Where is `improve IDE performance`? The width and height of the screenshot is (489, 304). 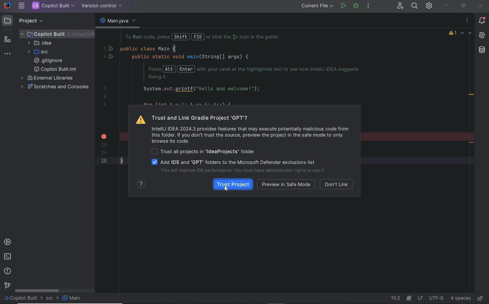
improve IDE performance is located at coordinates (242, 172).